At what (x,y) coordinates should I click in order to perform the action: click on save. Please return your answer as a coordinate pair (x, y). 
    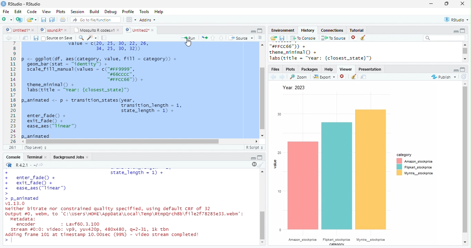
    Looking at the image, I should click on (36, 38).